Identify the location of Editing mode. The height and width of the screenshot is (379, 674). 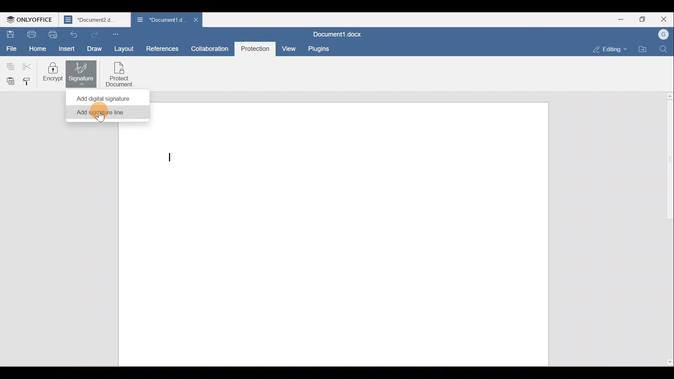
(611, 49).